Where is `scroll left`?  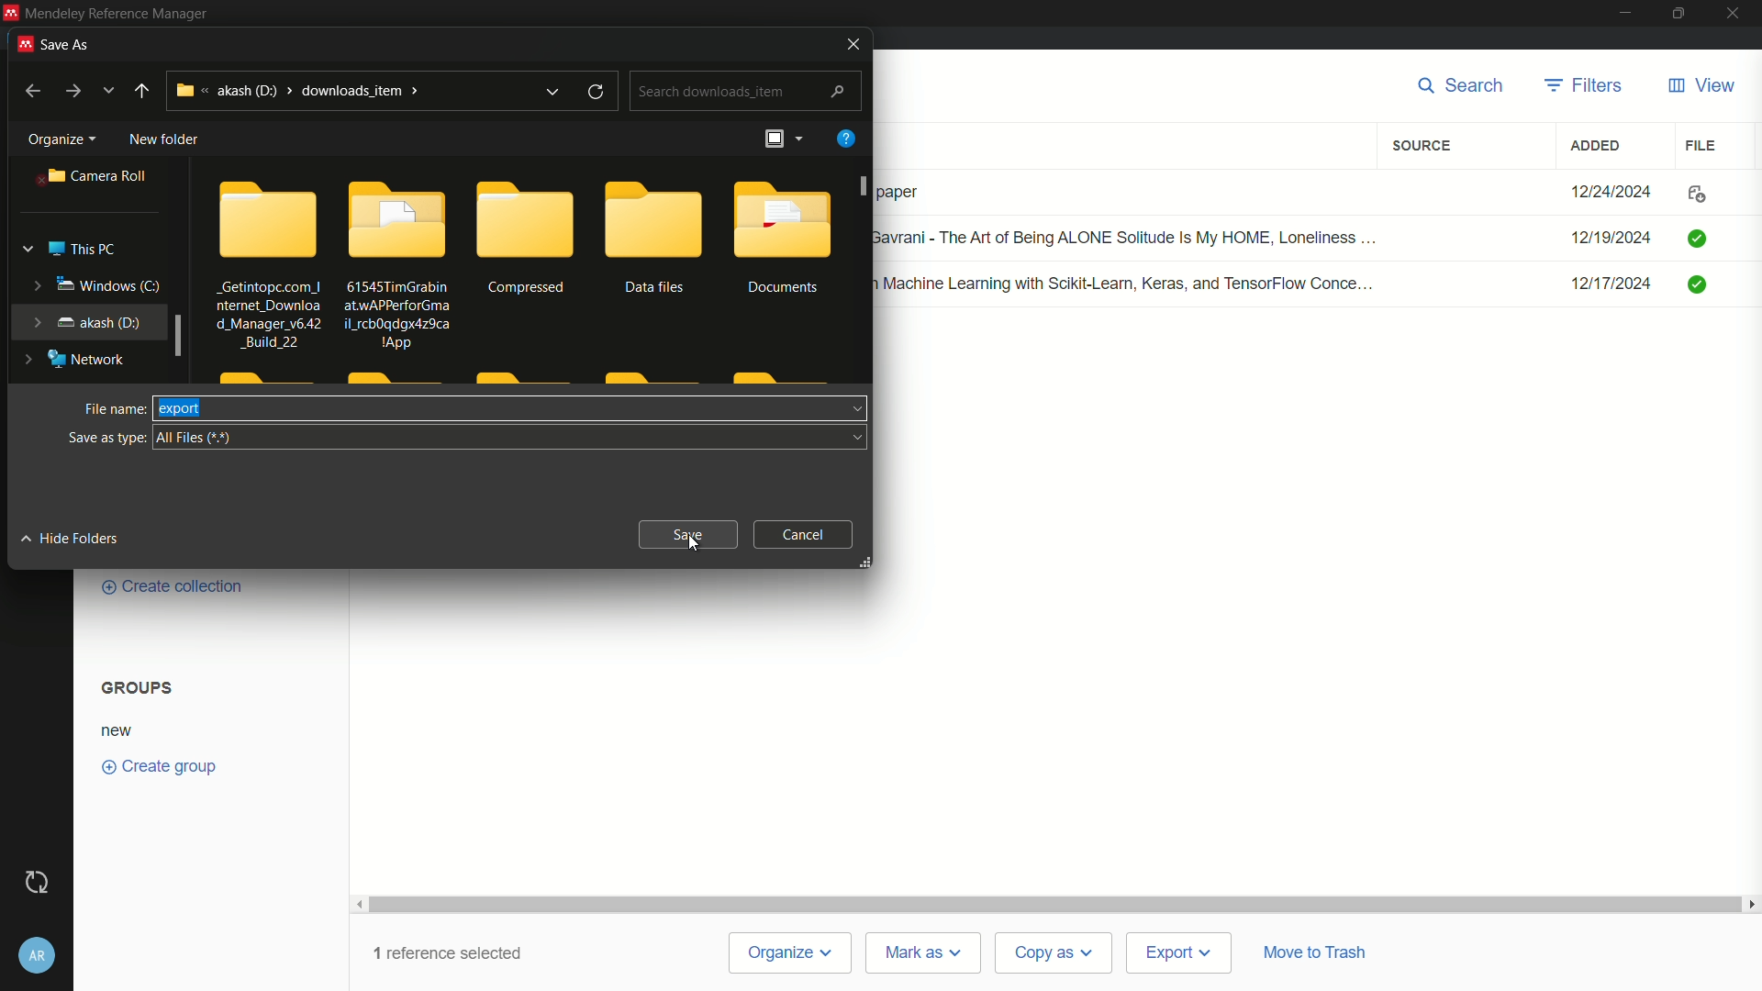 scroll left is located at coordinates (361, 904).